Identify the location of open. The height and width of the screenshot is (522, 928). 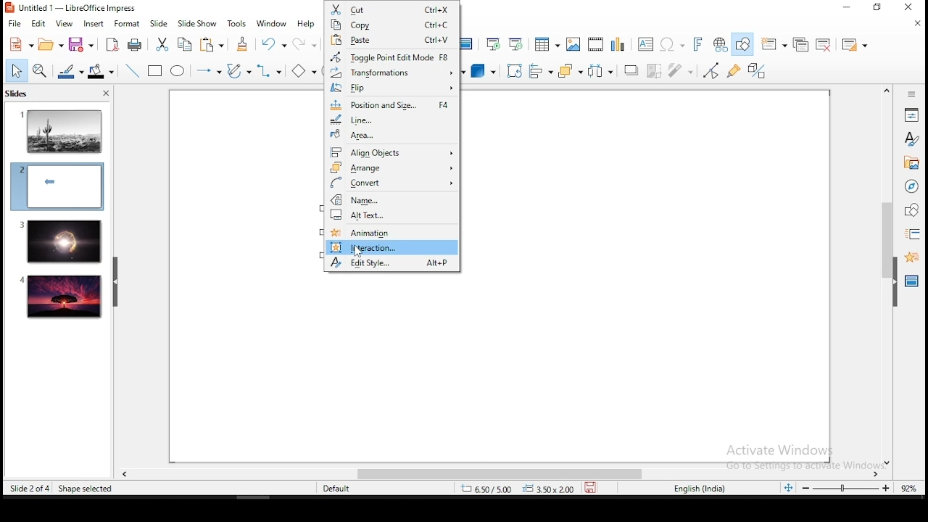
(51, 45).